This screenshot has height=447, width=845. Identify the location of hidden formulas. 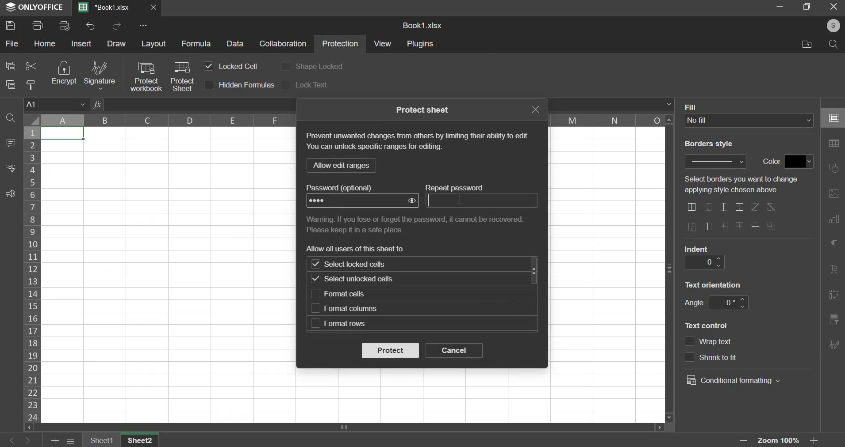
(247, 85).